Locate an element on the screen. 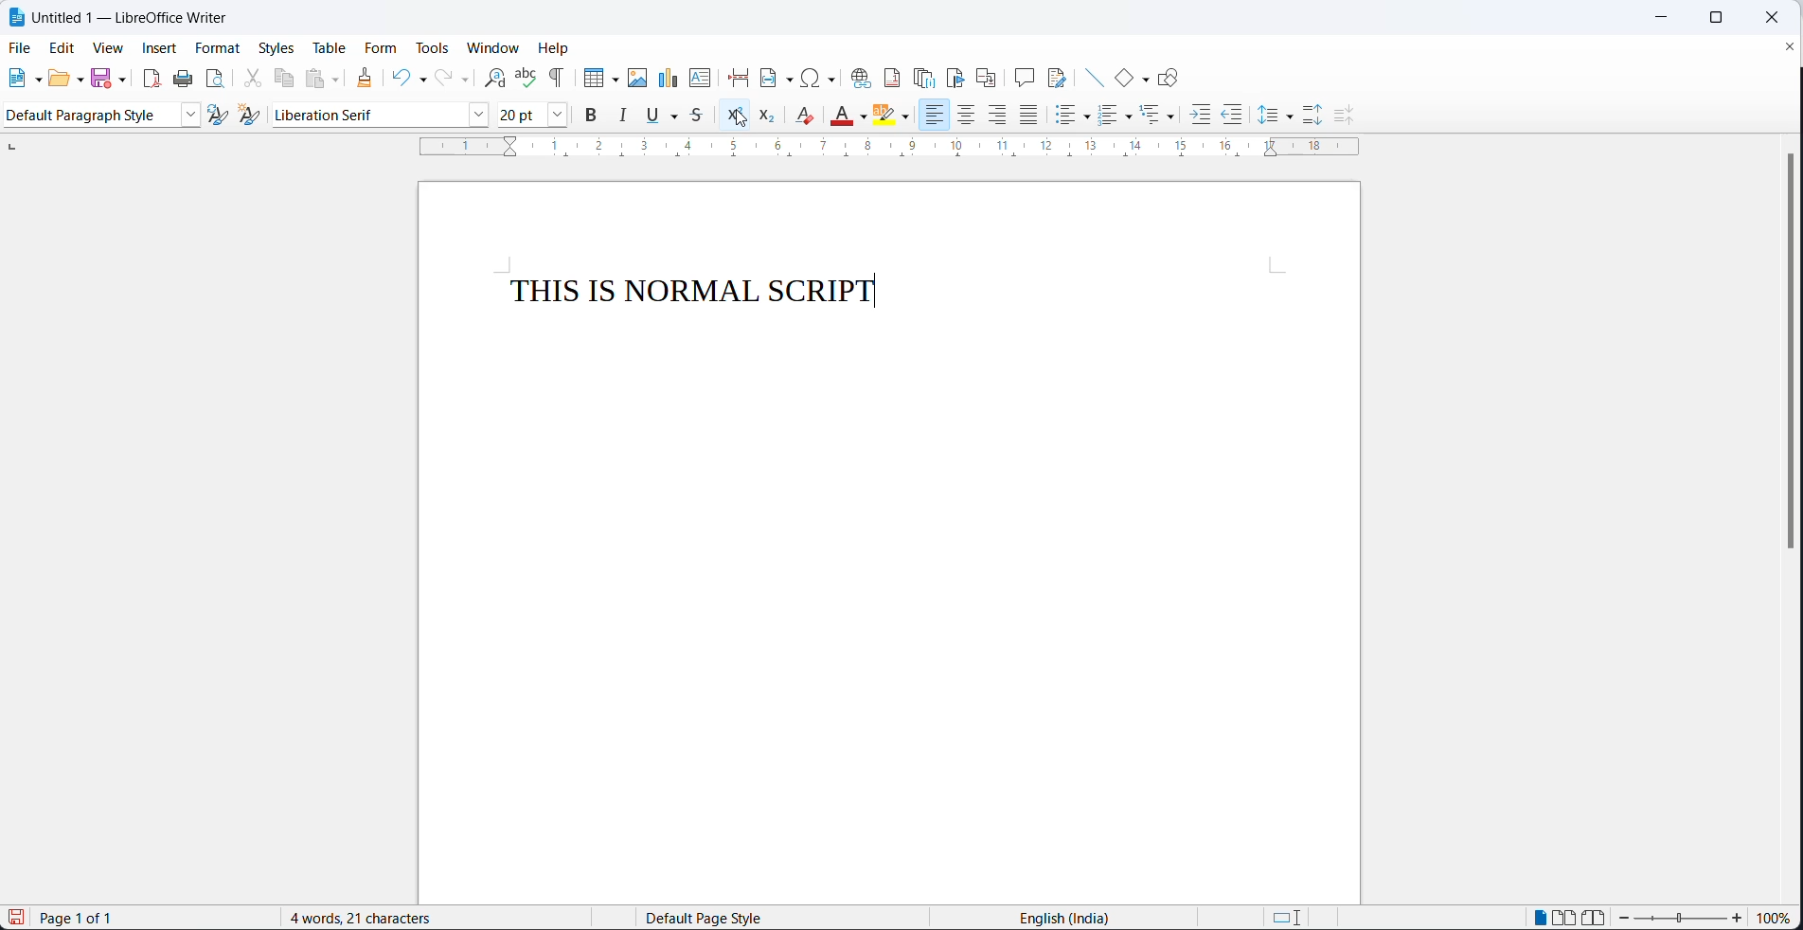  insert special characters is located at coordinates (821, 78).